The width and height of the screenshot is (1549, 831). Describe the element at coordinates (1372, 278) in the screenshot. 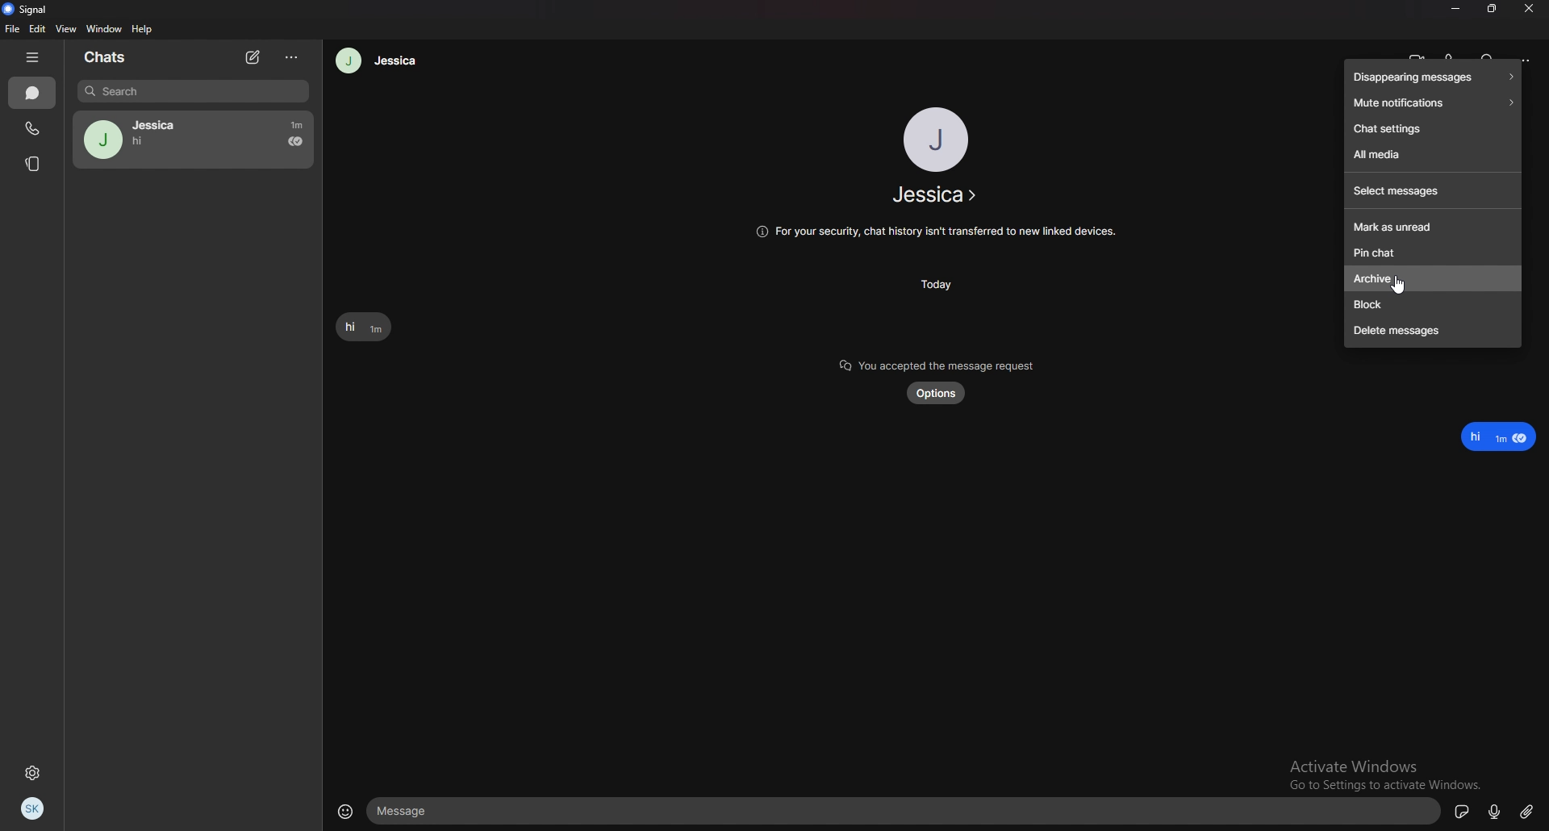

I see `archive` at that location.